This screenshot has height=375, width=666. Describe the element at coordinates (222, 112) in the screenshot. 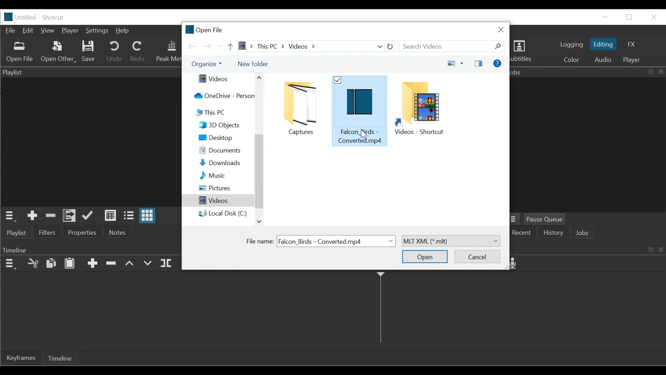

I see `This PC` at that location.